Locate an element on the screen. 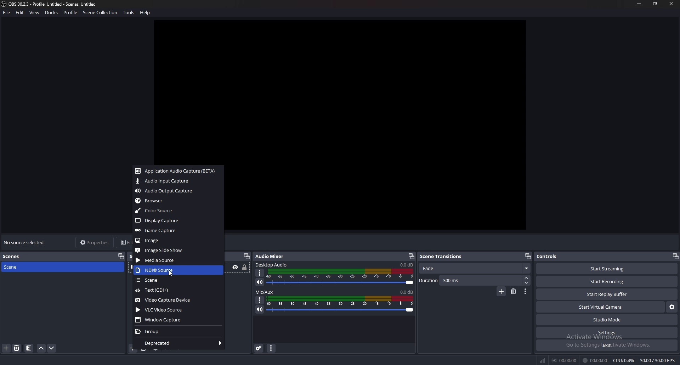  pop out is located at coordinates (246, 256).